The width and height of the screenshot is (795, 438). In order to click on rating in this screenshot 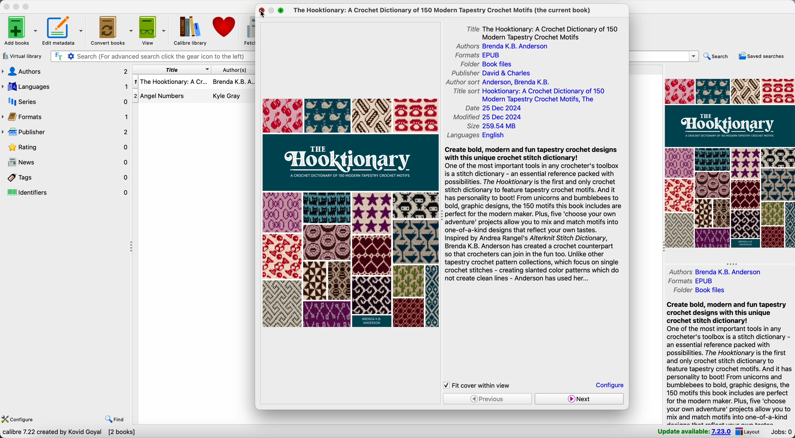, I will do `click(70, 149)`.